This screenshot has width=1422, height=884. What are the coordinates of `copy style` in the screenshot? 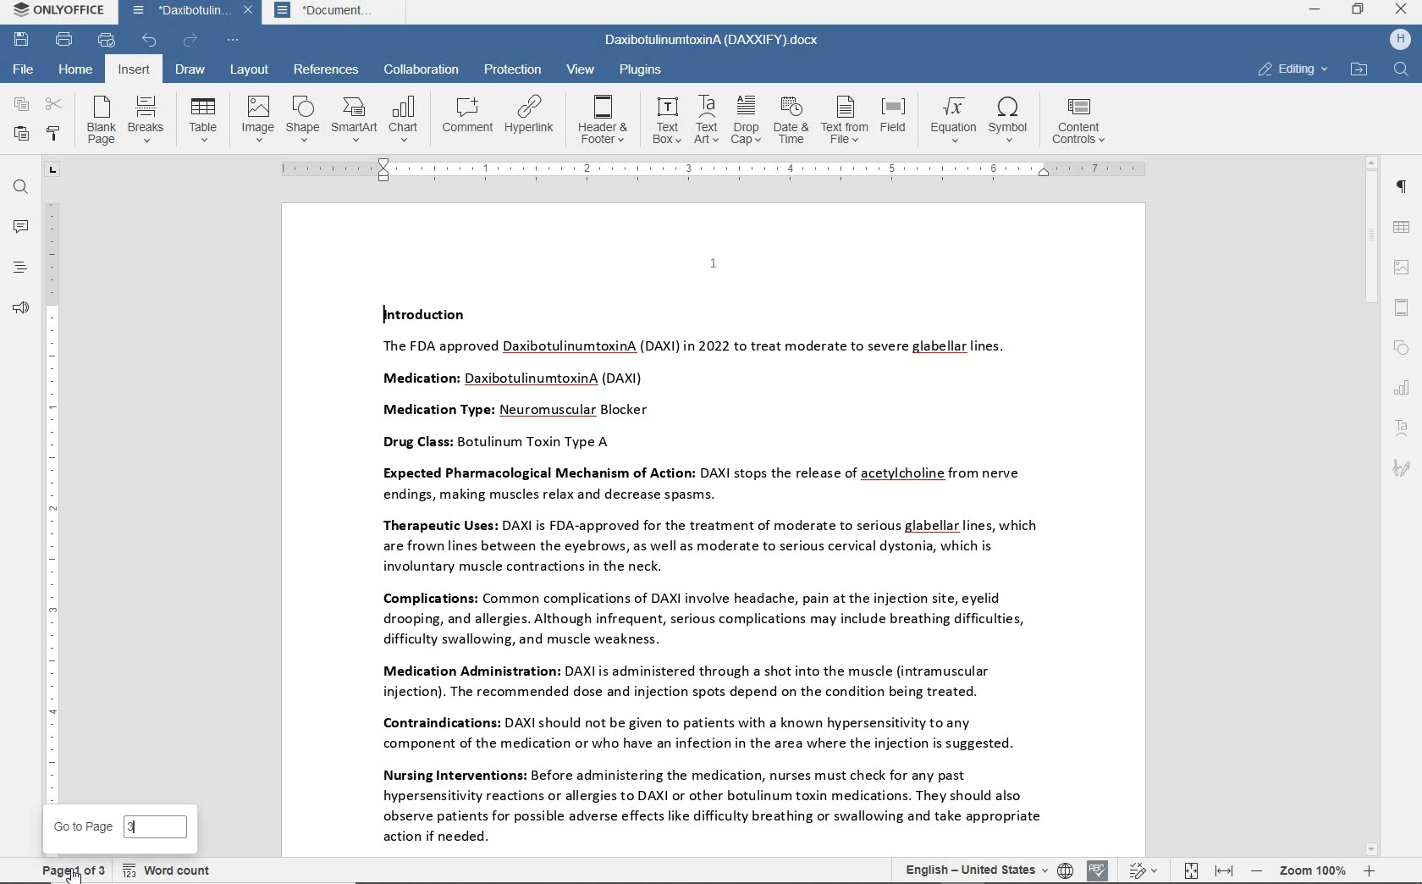 It's located at (55, 134).